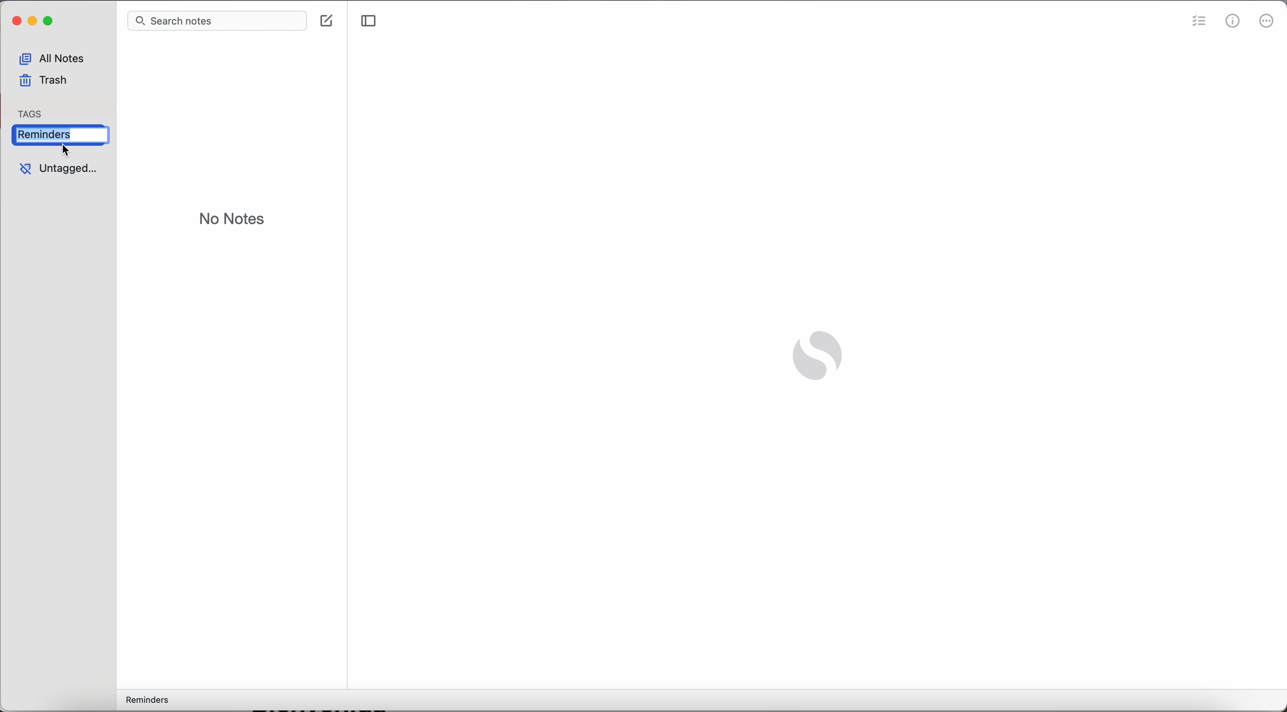 This screenshot has width=1287, height=712. What do you see at coordinates (369, 22) in the screenshot?
I see `toggle sidebar` at bounding box center [369, 22].